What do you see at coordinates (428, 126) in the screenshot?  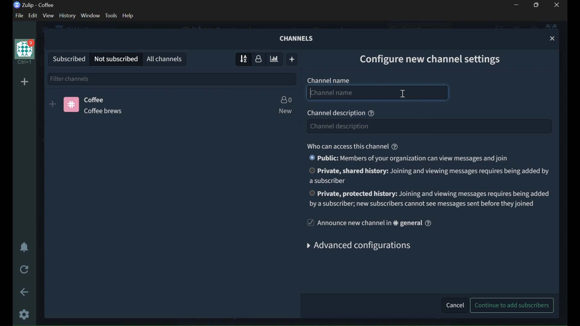 I see `add CHANNEL DESCRIPTION` at bounding box center [428, 126].